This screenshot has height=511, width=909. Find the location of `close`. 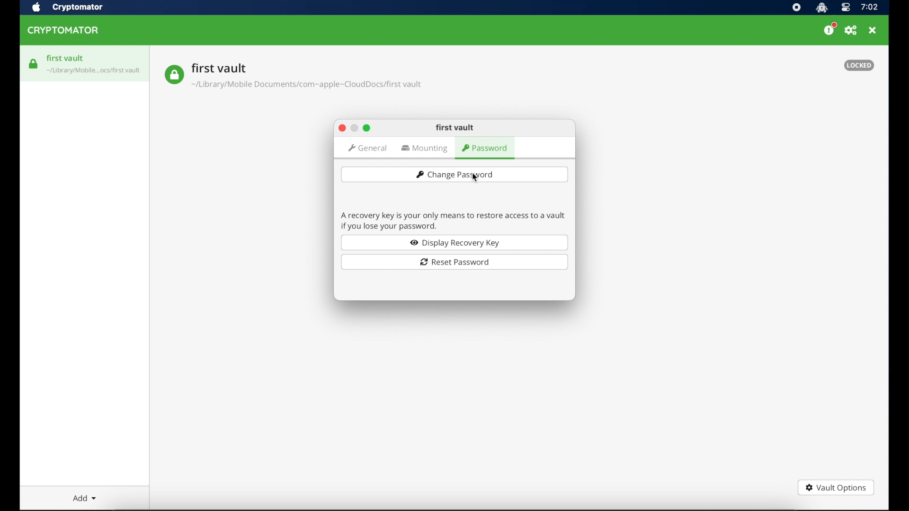

close is located at coordinates (341, 128).